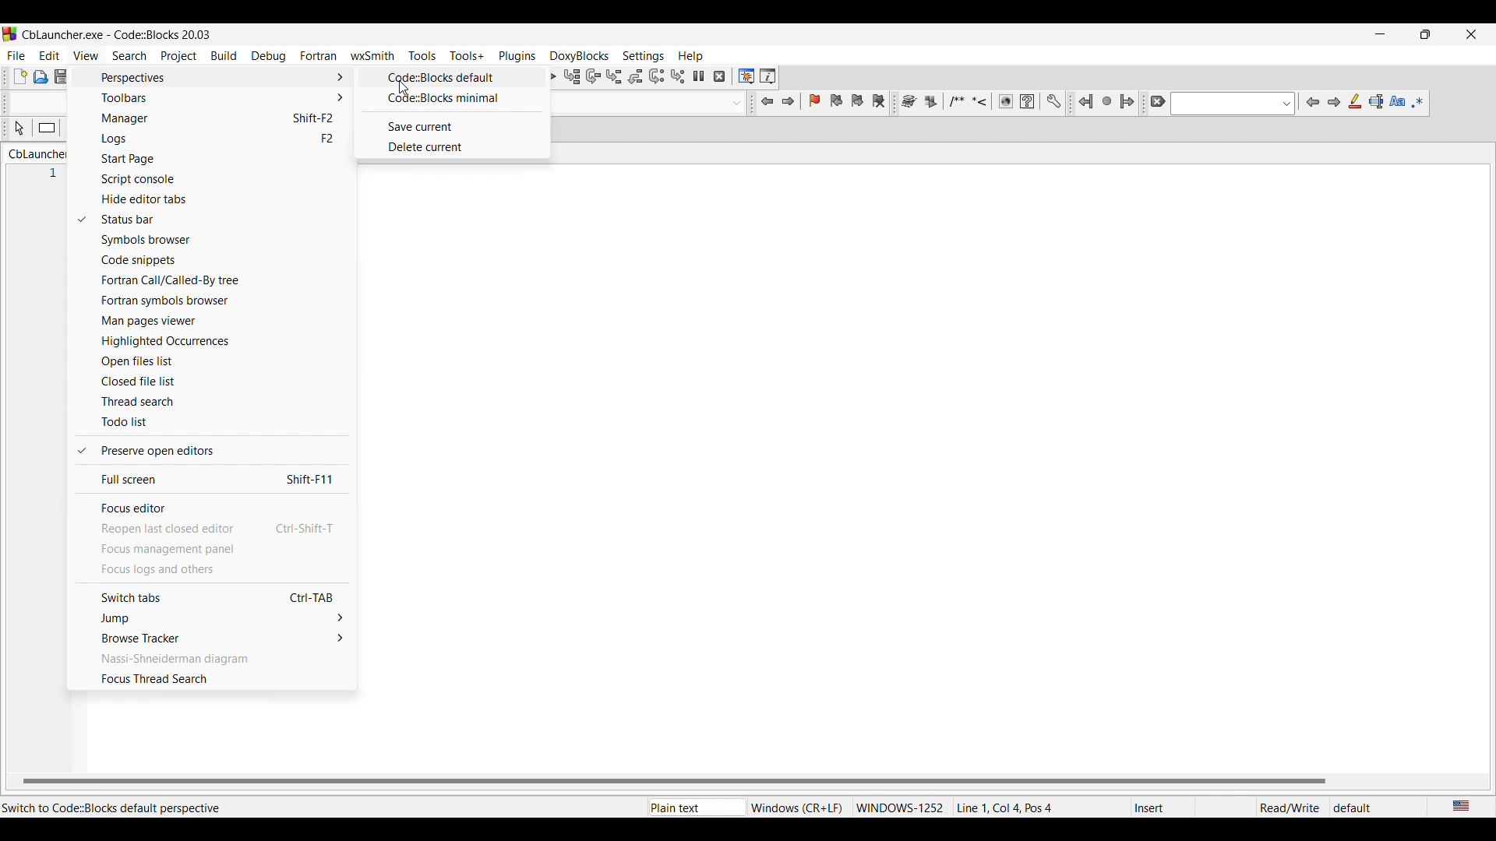  What do you see at coordinates (814, 100) in the screenshot?
I see `Toggle bookmark` at bounding box center [814, 100].